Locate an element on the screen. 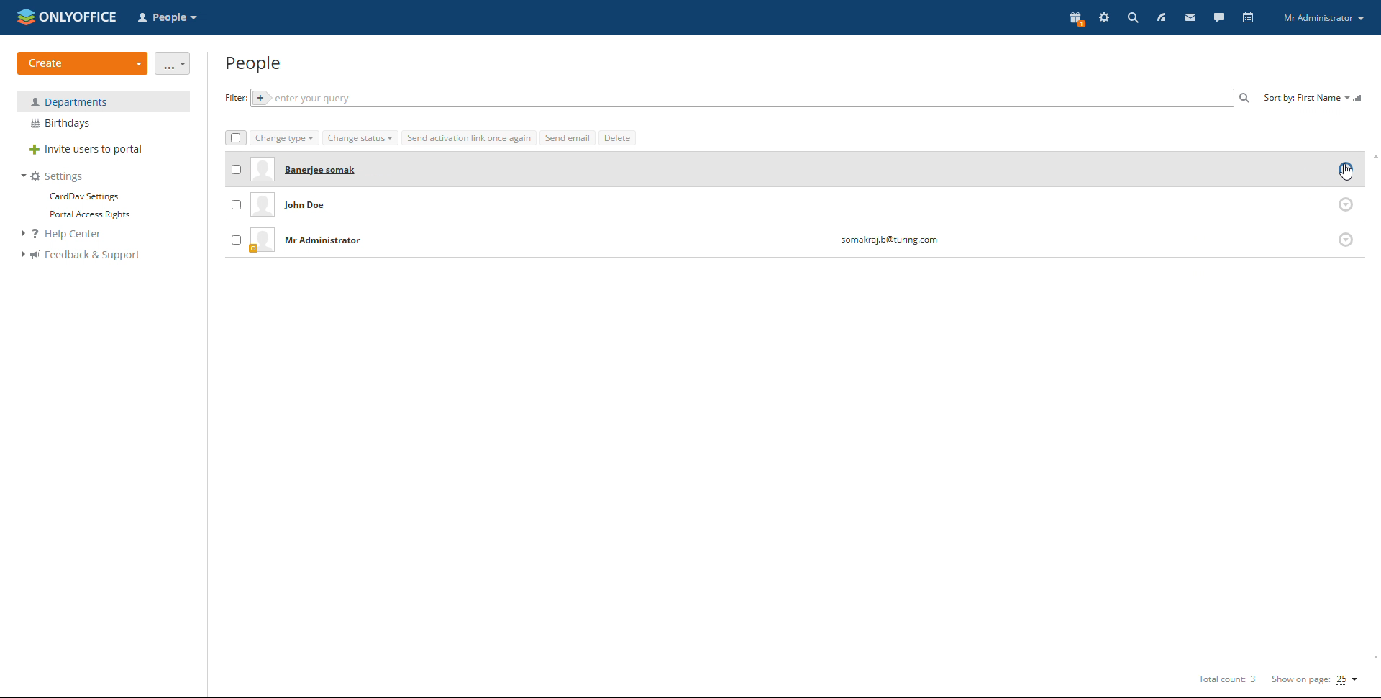  carddev settings is located at coordinates (83, 196).